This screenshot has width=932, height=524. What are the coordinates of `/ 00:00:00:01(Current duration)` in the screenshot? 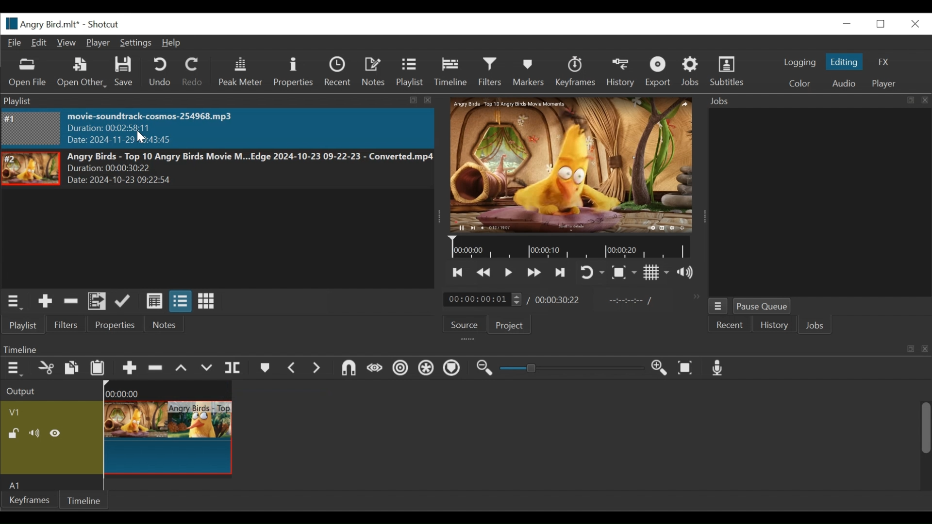 It's located at (479, 299).